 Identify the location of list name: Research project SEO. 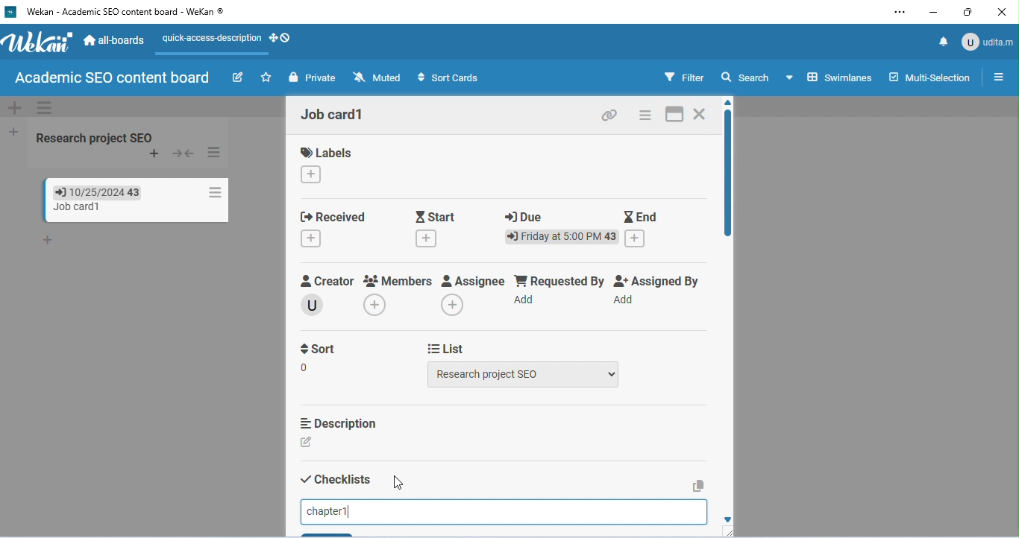
(98, 137).